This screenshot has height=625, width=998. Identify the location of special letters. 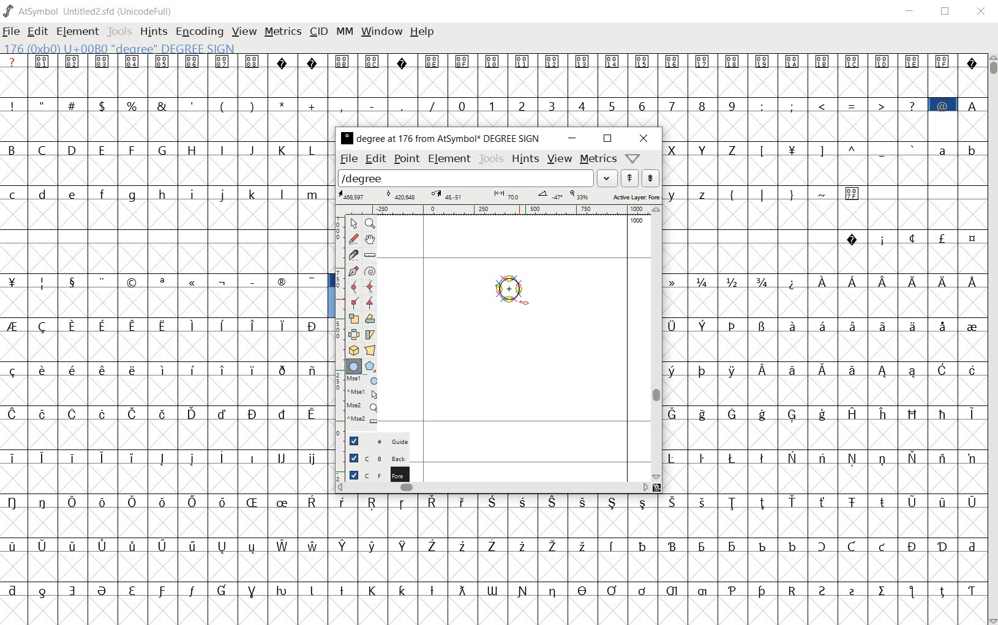
(165, 545).